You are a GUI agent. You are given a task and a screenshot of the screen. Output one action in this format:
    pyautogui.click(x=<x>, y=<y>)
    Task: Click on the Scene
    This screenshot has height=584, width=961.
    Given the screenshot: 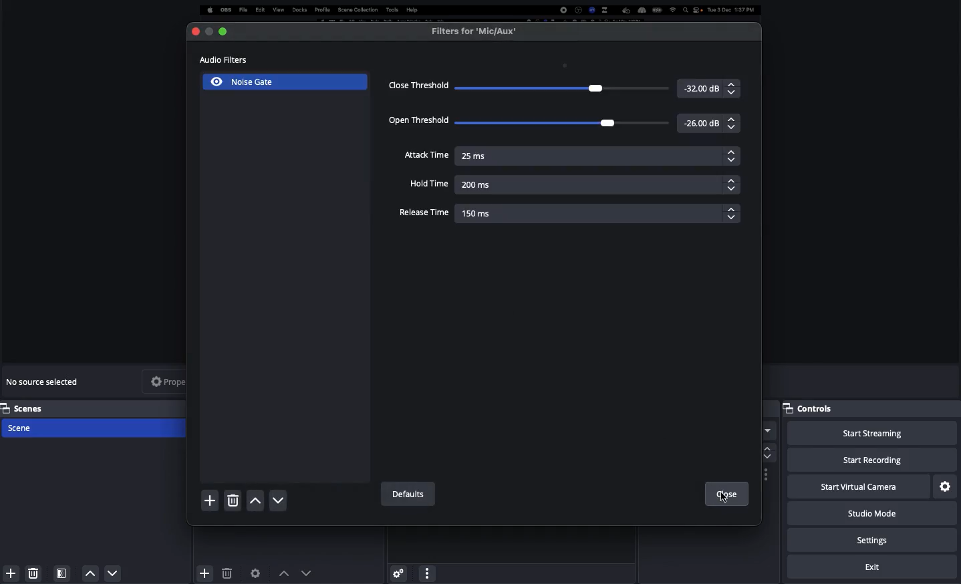 What is the action you would take?
    pyautogui.click(x=96, y=429)
    